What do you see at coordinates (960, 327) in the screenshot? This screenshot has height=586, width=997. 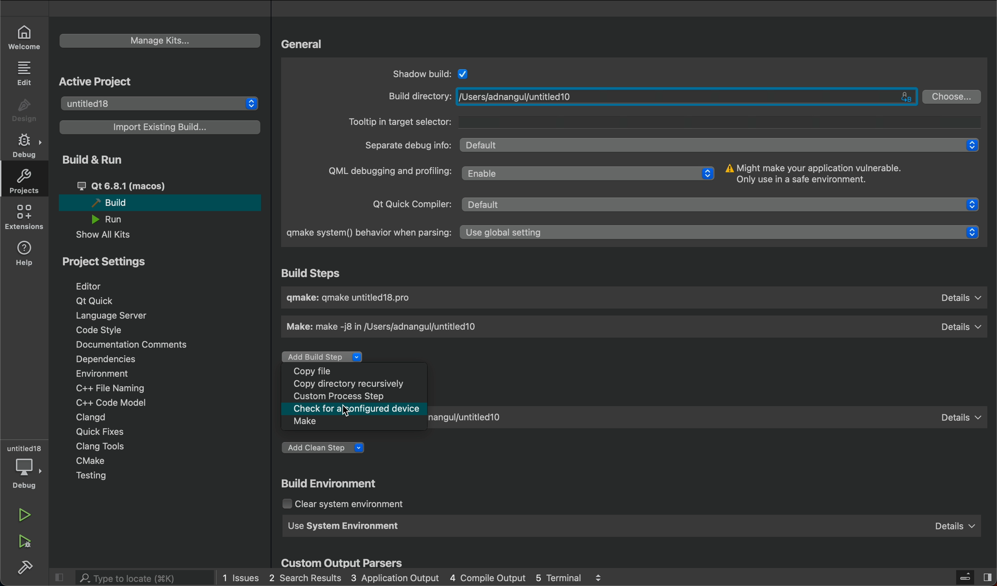 I see `Details` at bounding box center [960, 327].